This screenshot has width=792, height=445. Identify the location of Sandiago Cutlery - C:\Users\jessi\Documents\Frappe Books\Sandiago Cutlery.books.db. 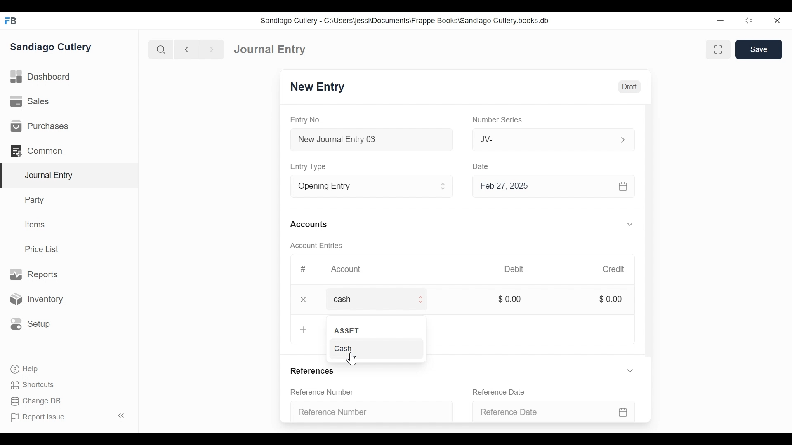
(405, 20).